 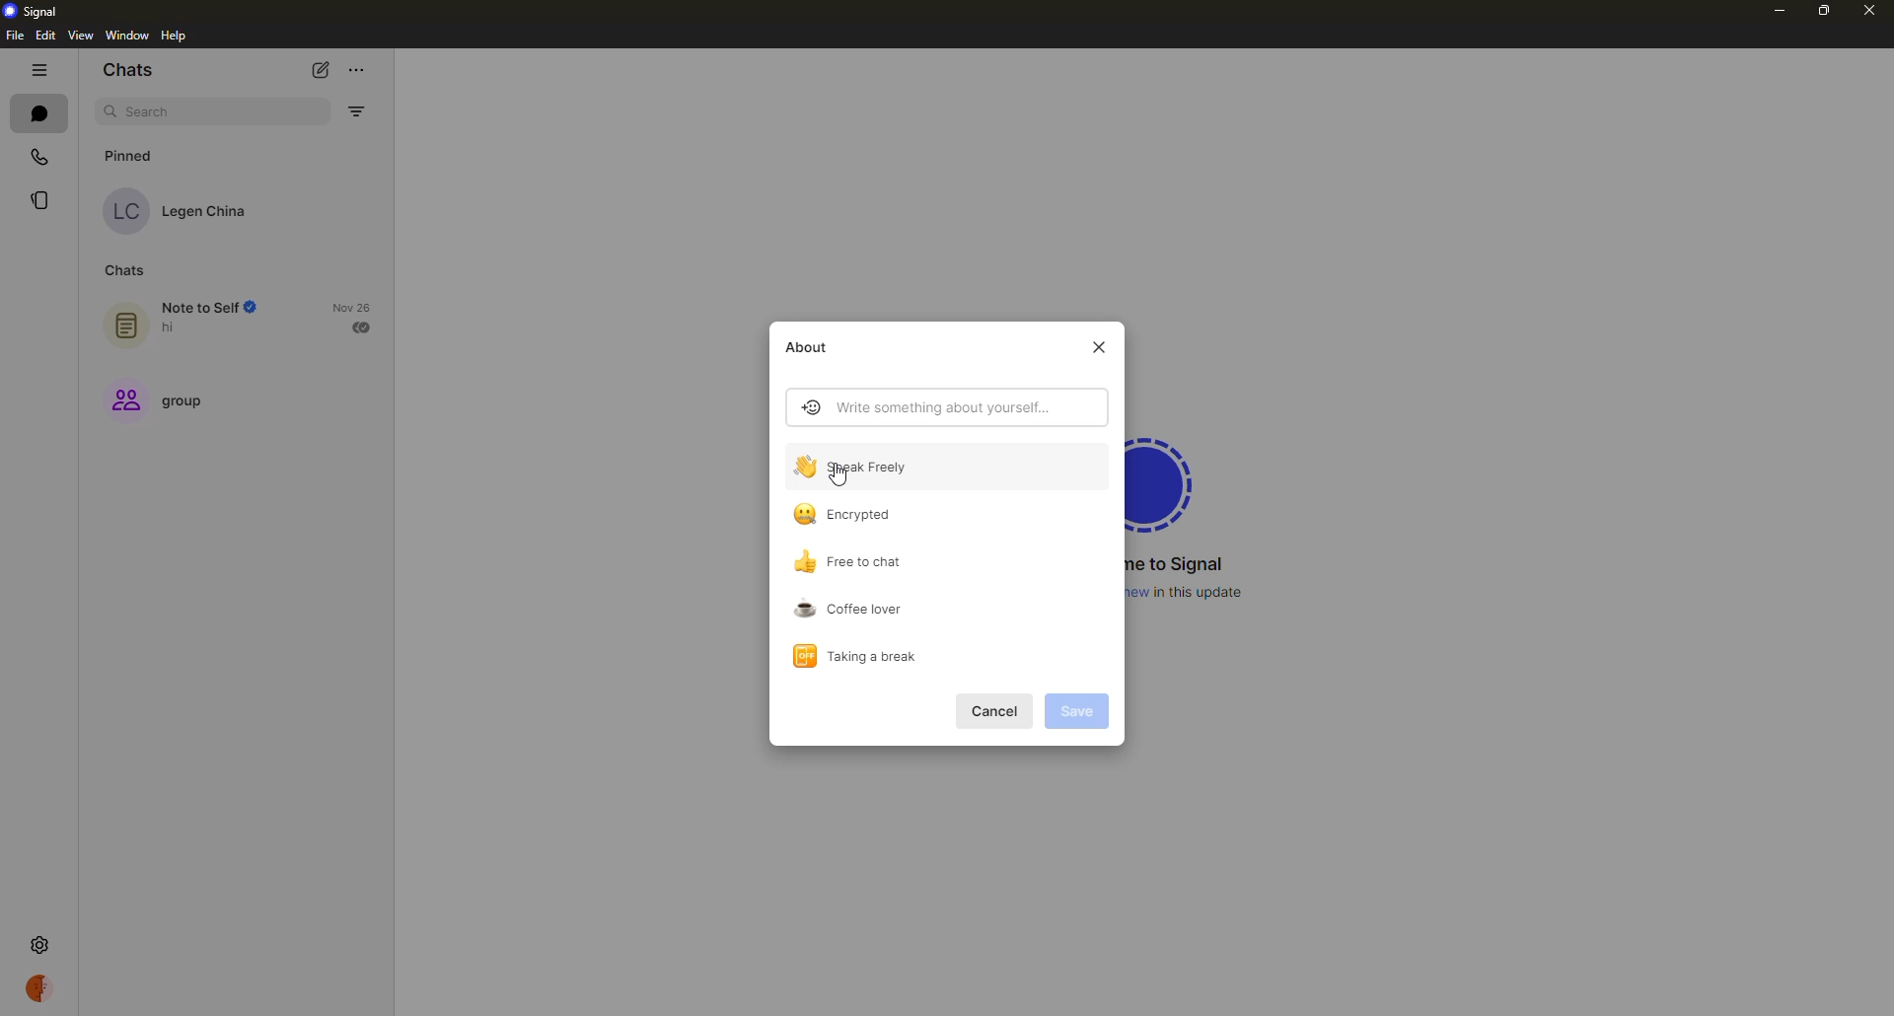 What do you see at coordinates (849, 607) in the screenshot?
I see `coffee lover` at bounding box center [849, 607].